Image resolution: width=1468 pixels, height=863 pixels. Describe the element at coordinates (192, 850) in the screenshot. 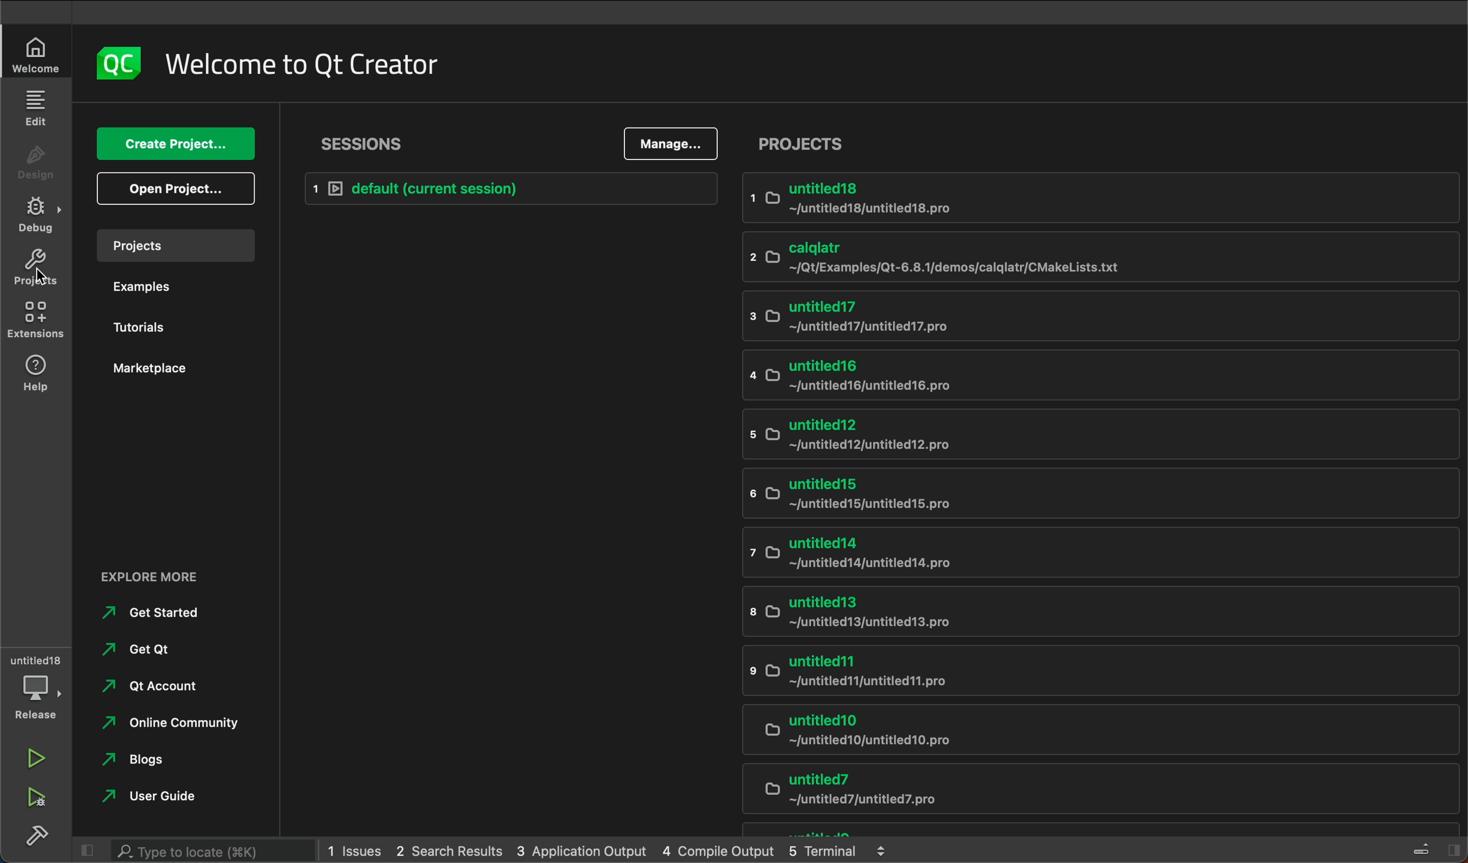

I see `type` at that location.